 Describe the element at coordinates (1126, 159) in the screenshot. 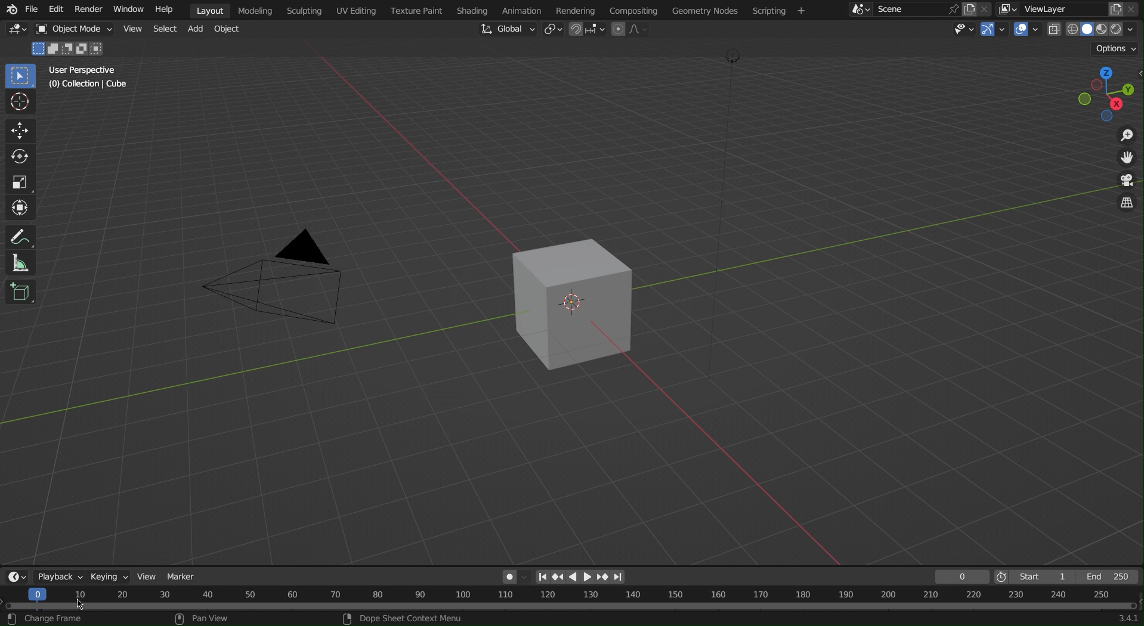

I see `Move View` at that location.